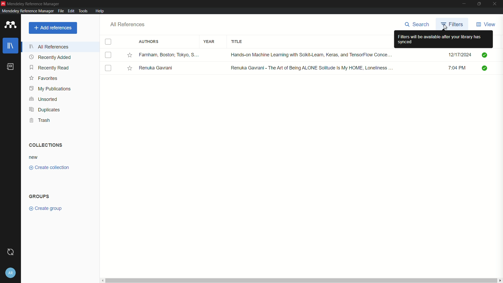 Image resolution: width=503 pixels, height=283 pixels. Describe the element at coordinates (479, 4) in the screenshot. I see `maximize` at that location.